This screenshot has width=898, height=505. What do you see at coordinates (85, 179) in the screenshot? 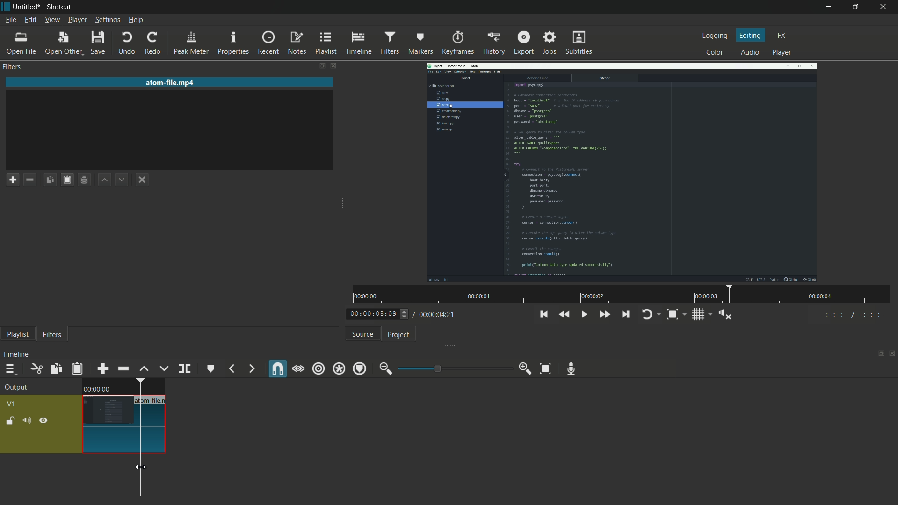
I see `save filter set` at bounding box center [85, 179].